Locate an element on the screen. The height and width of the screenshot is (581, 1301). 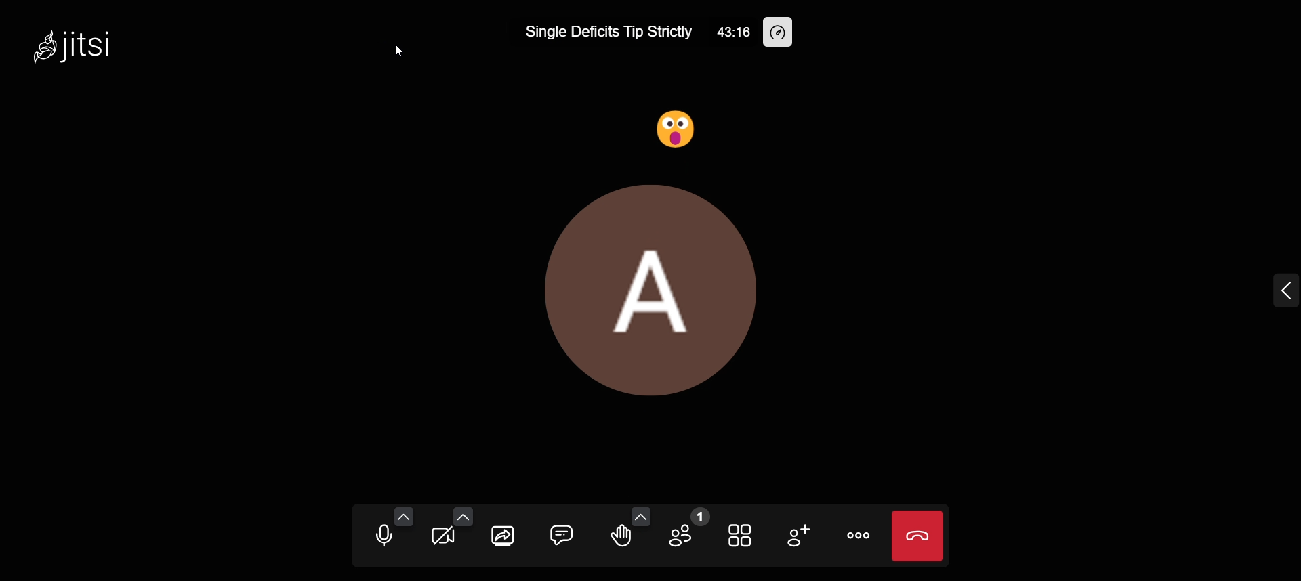
participants is located at coordinates (686, 529).